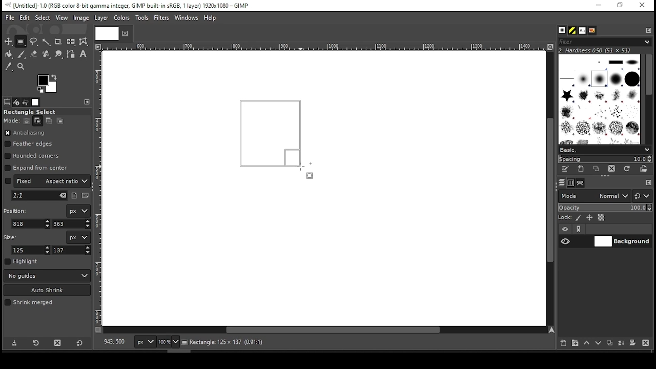  I want to click on scroll bar, so click(549, 188).